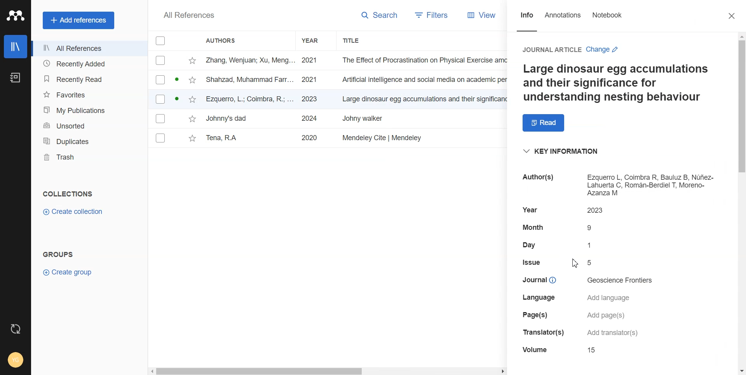 The image size is (746, 375). I want to click on star, so click(192, 118).